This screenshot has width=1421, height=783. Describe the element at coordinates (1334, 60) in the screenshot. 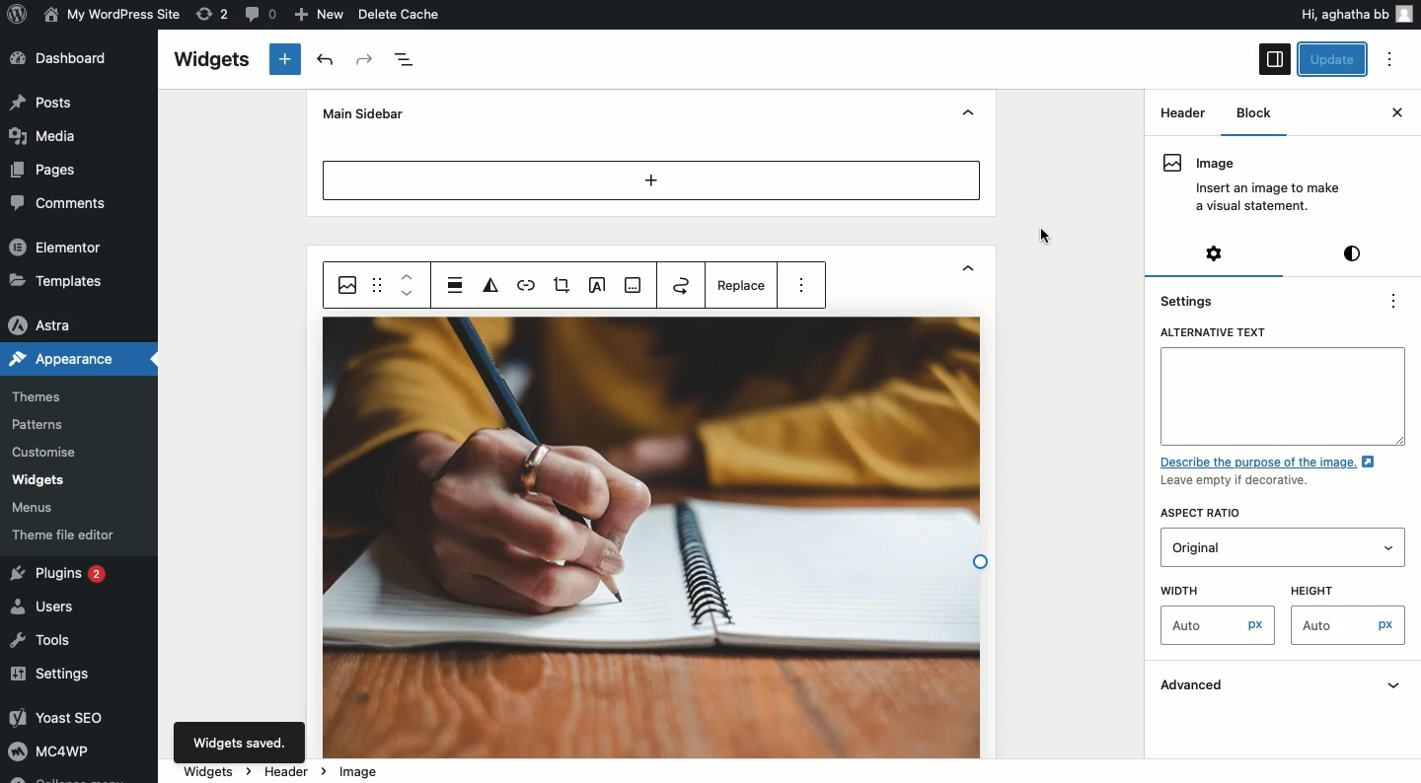

I see `Click update` at that location.